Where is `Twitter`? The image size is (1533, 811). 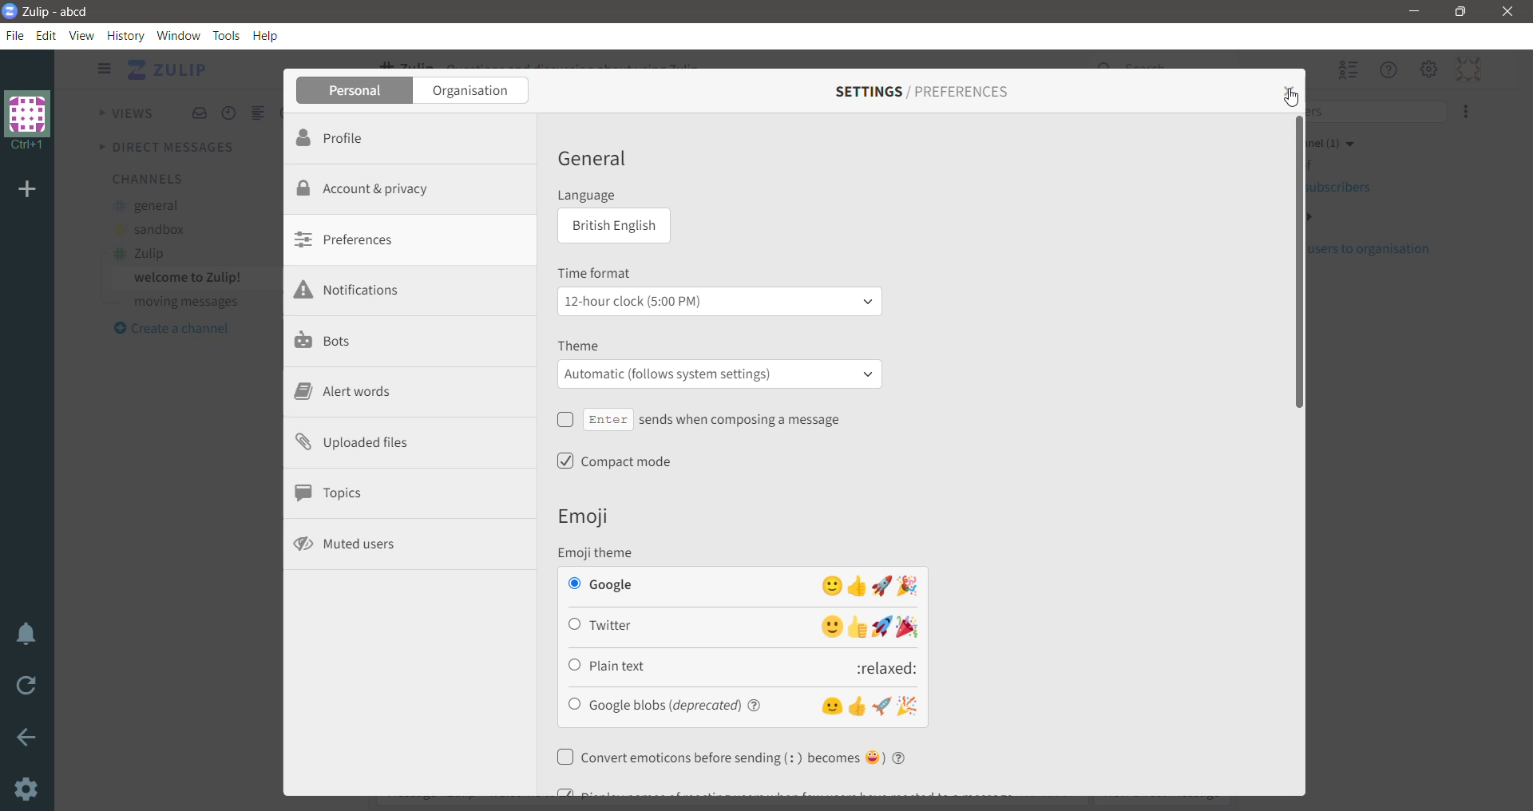 Twitter is located at coordinates (739, 627).